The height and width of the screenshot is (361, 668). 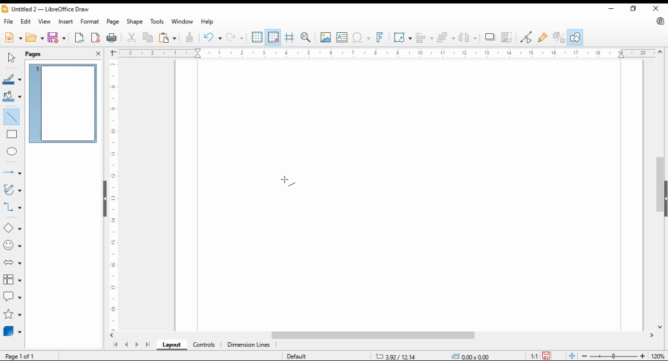 I want to click on minimize, so click(x=613, y=7).